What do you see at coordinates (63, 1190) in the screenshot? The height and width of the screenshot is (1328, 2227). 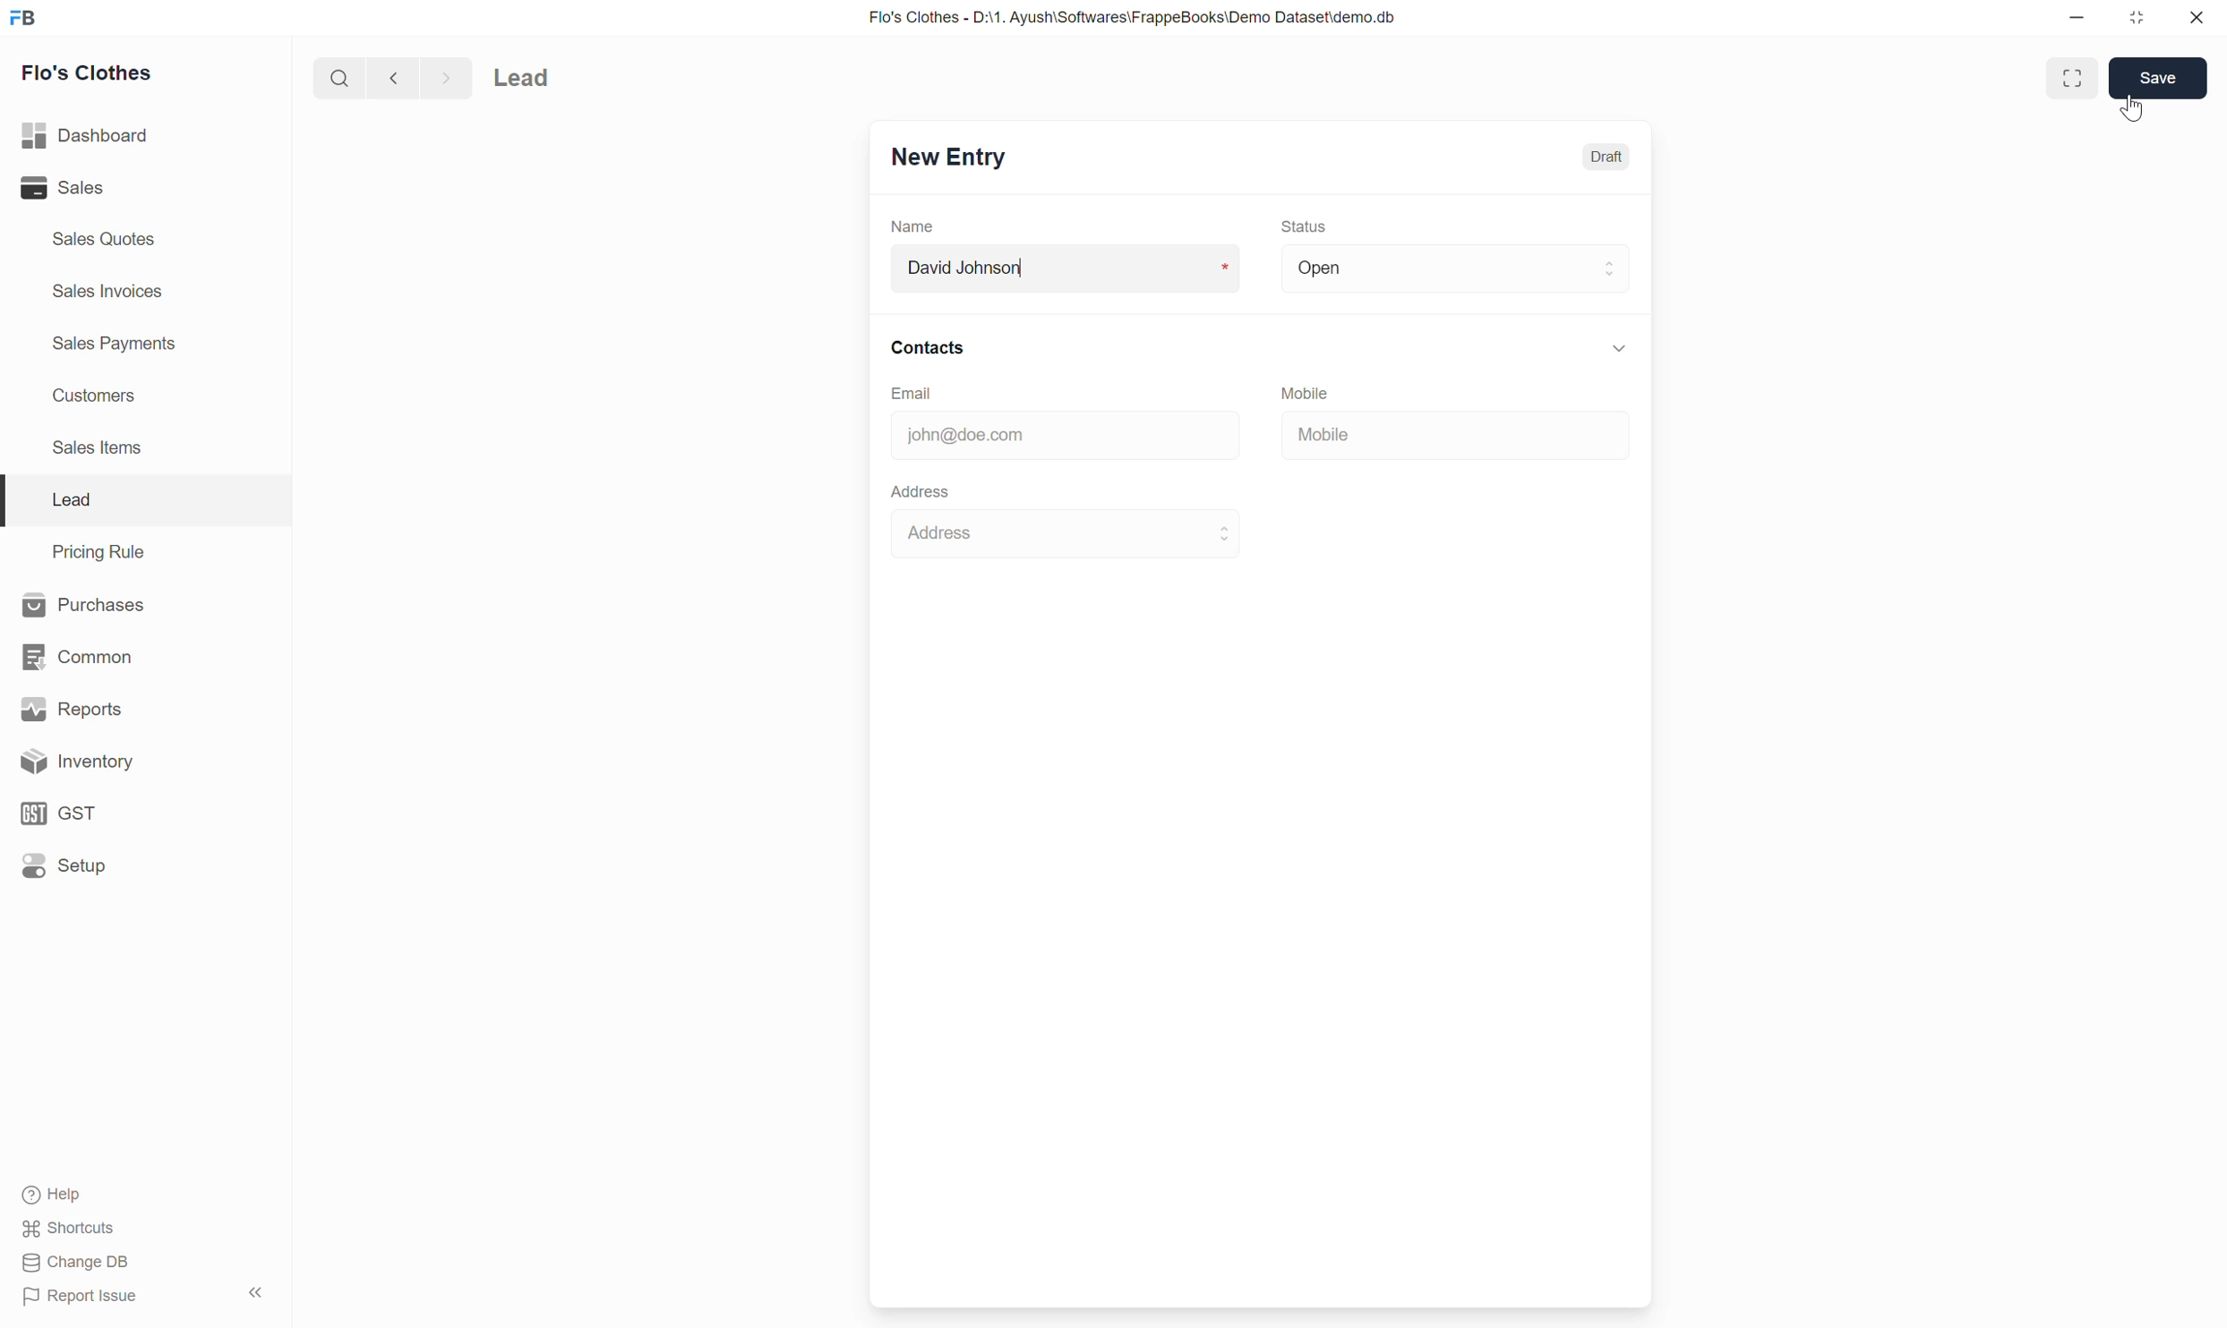 I see `(®) Help` at bounding box center [63, 1190].